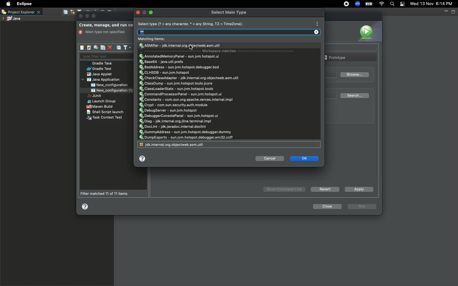  What do you see at coordinates (82, 48) in the screenshot?
I see `New launch configuration` at bounding box center [82, 48].